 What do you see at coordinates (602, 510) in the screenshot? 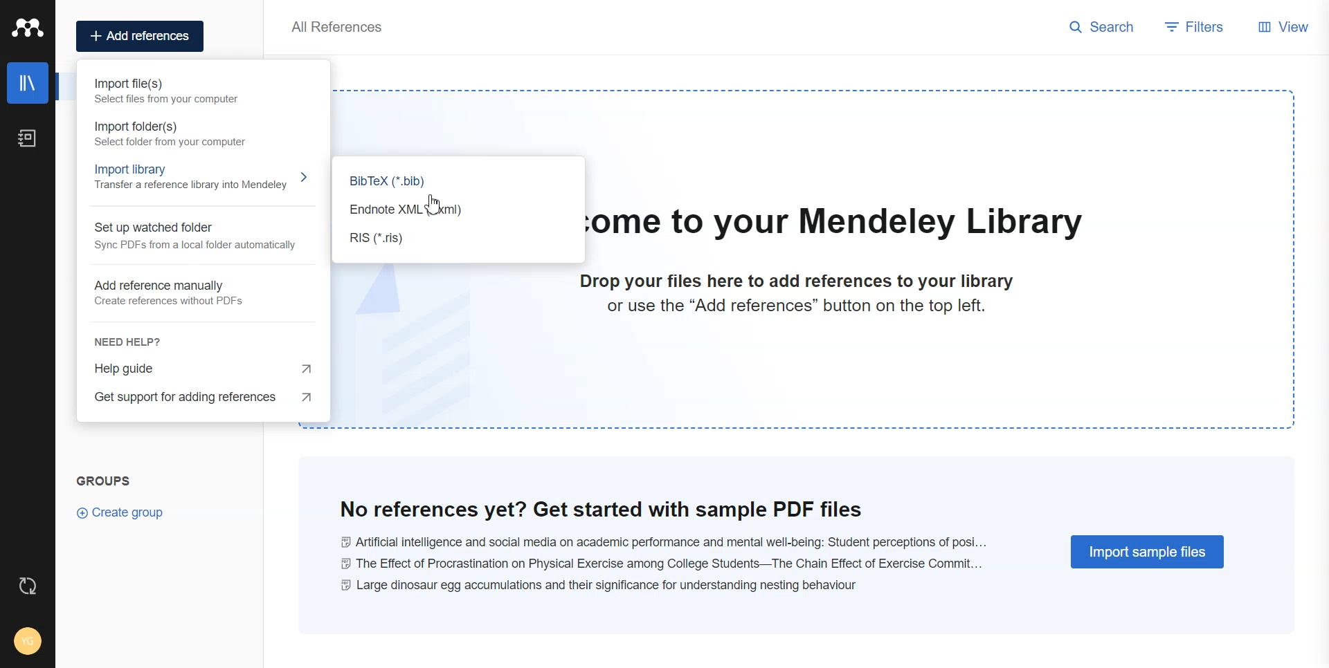
I see `No references yet? Get started with sample PDF files` at bounding box center [602, 510].